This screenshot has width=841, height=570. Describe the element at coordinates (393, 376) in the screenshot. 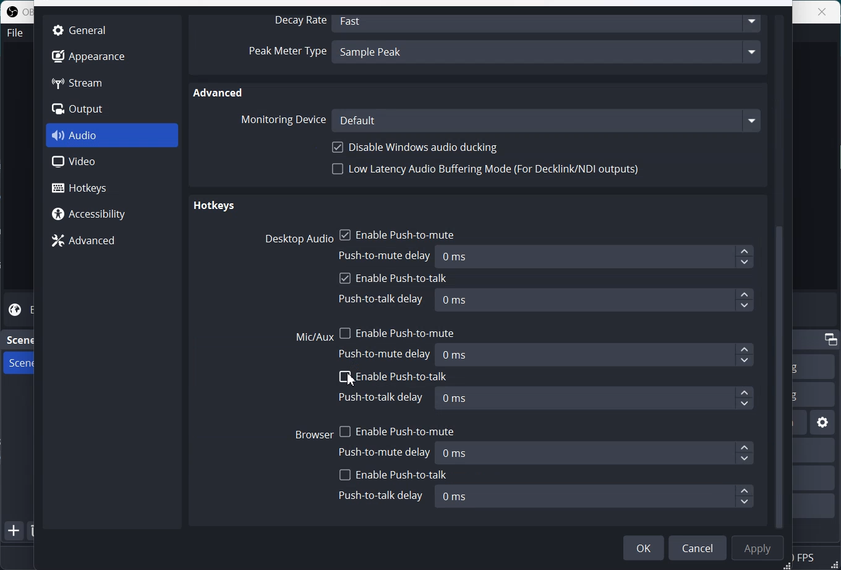

I see `Enable Push-to-talk` at that location.